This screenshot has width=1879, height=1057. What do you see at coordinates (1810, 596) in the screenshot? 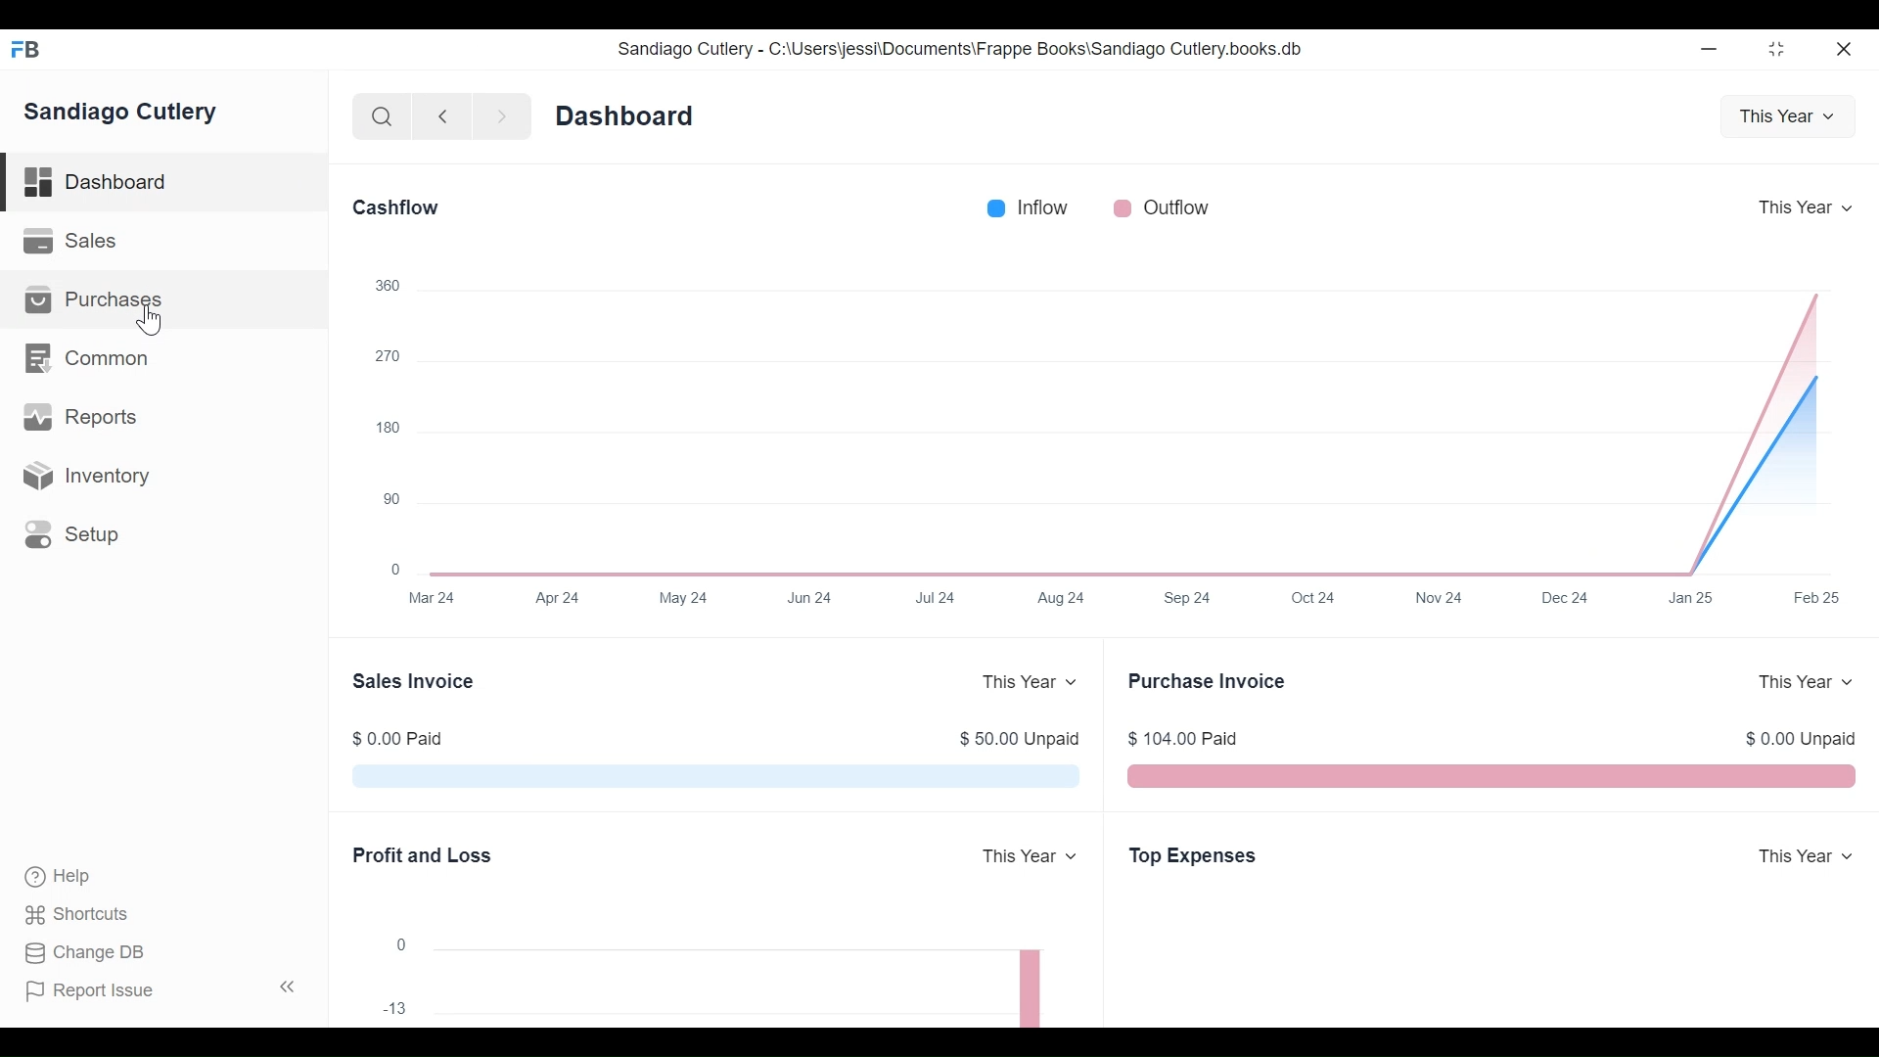
I see `Feb 25` at bounding box center [1810, 596].